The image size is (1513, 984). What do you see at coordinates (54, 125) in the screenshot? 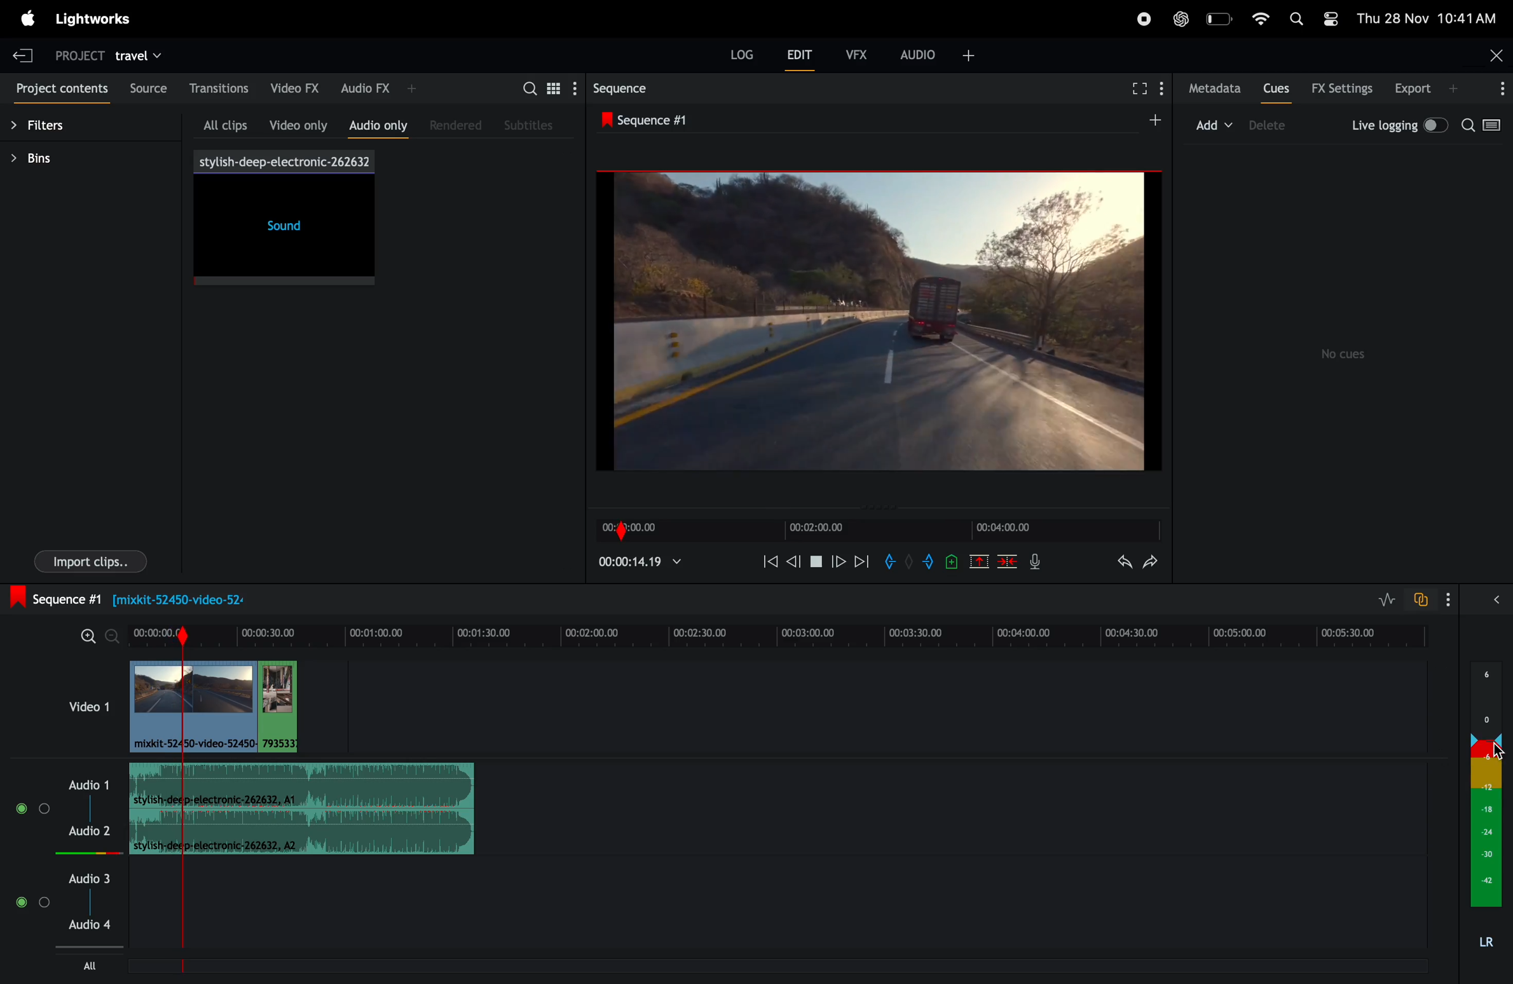
I see `filters` at bounding box center [54, 125].